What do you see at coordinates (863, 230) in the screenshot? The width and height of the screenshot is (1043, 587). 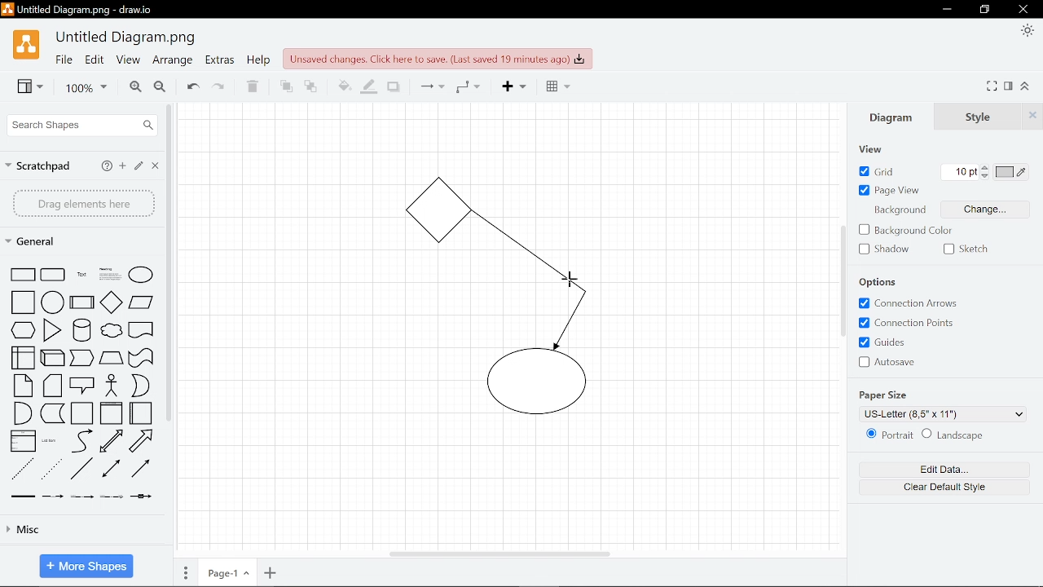 I see `Checkbox` at bounding box center [863, 230].